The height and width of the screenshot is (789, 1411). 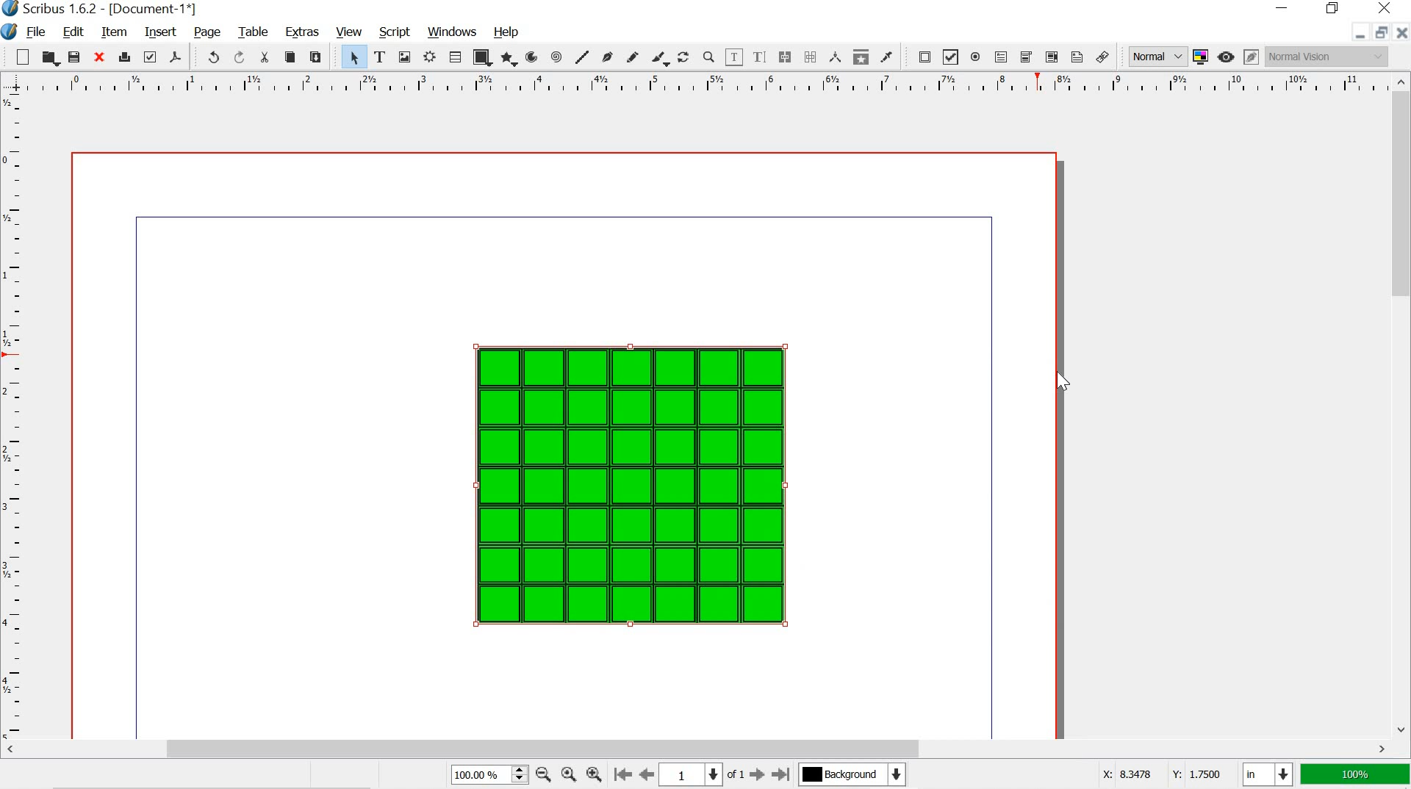 What do you see at coordinates (784, 57) in the screenshot?
I see `link text frames` at bounding box center [784, 57].